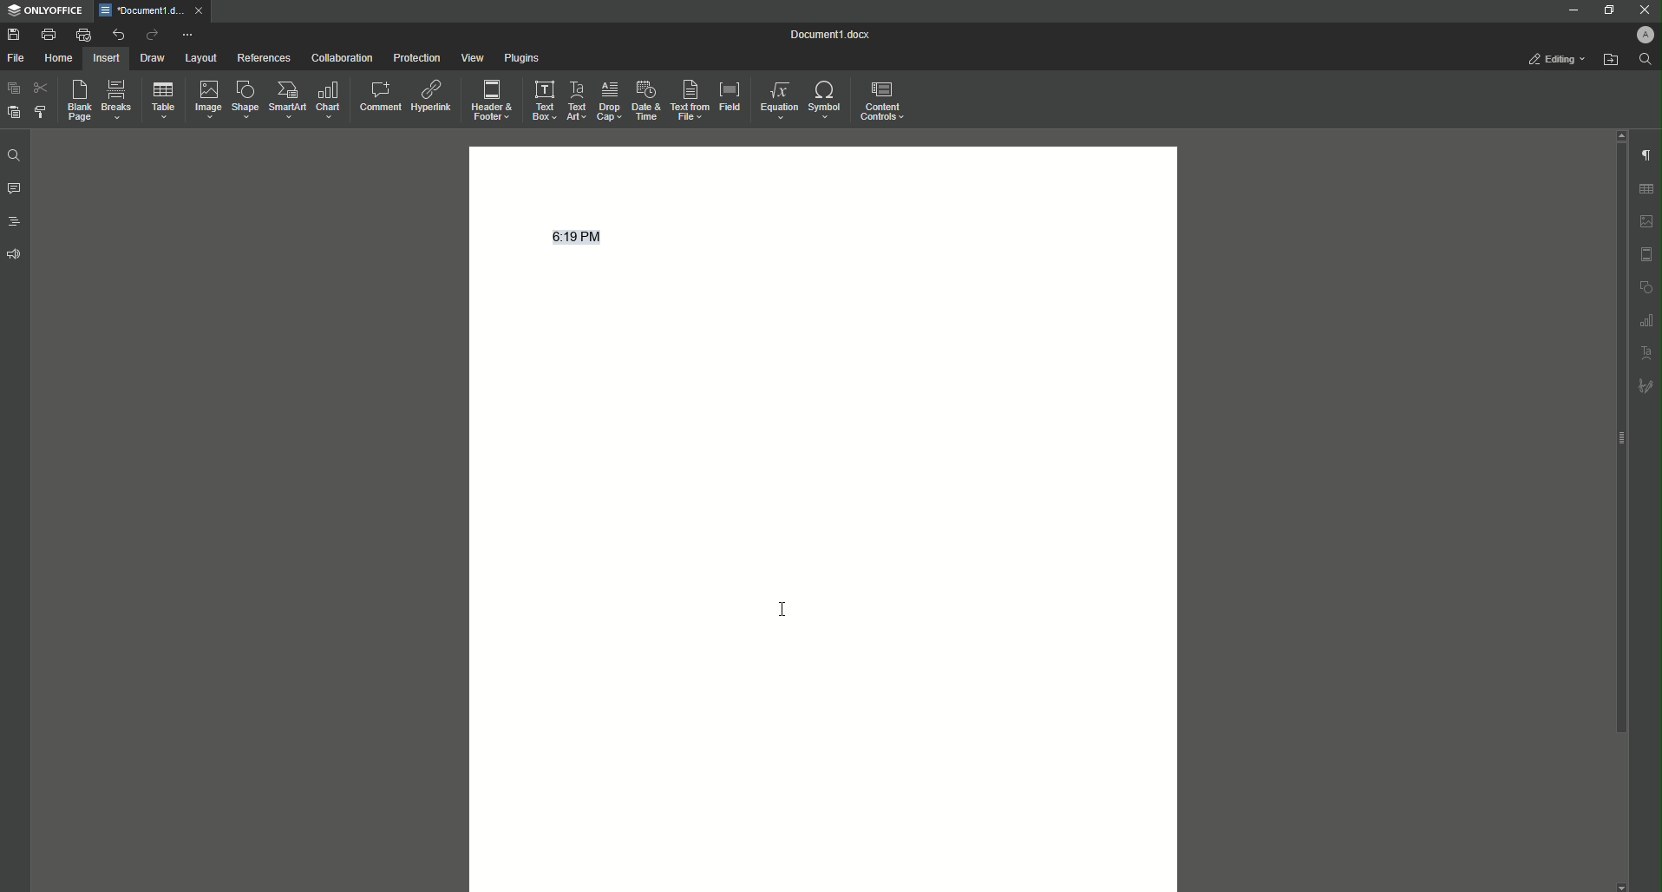  Describe the element at coordinates (886, 100) in the screenshot. I see `Controls` at that location.